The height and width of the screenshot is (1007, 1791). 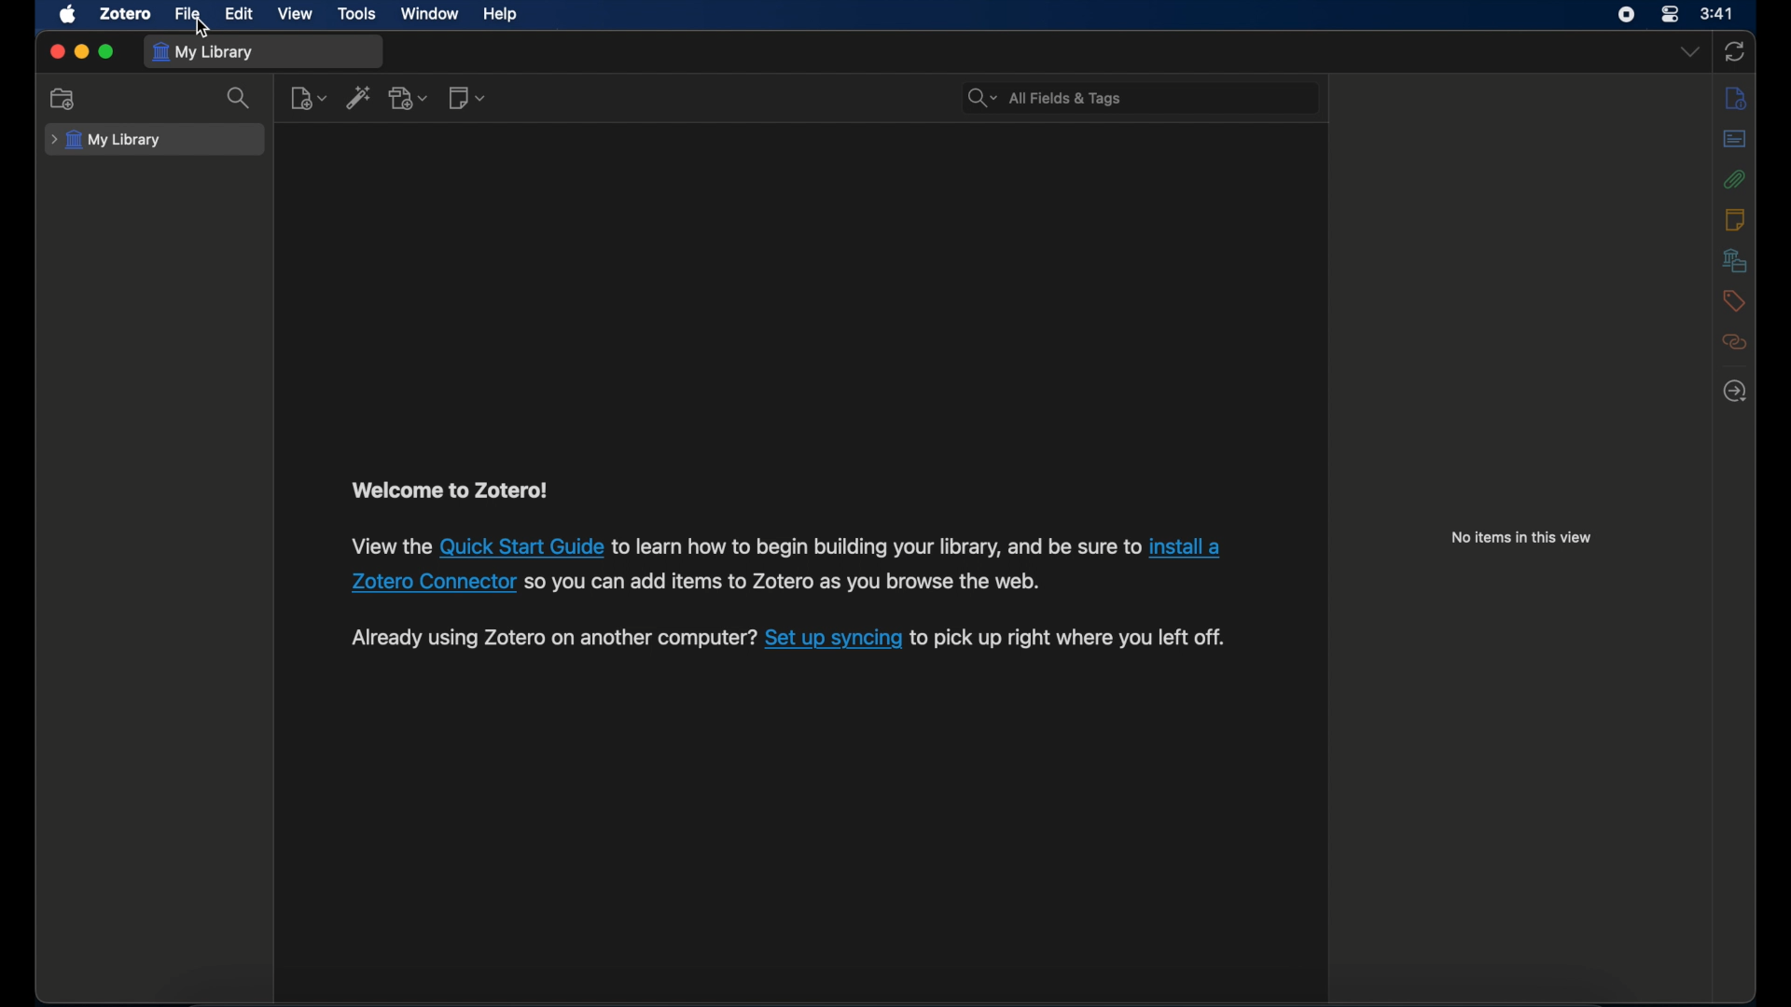 What do you see at coordinates (1067, 639) in the screenshot?
I see `text` at bounding box center [1067, 639].